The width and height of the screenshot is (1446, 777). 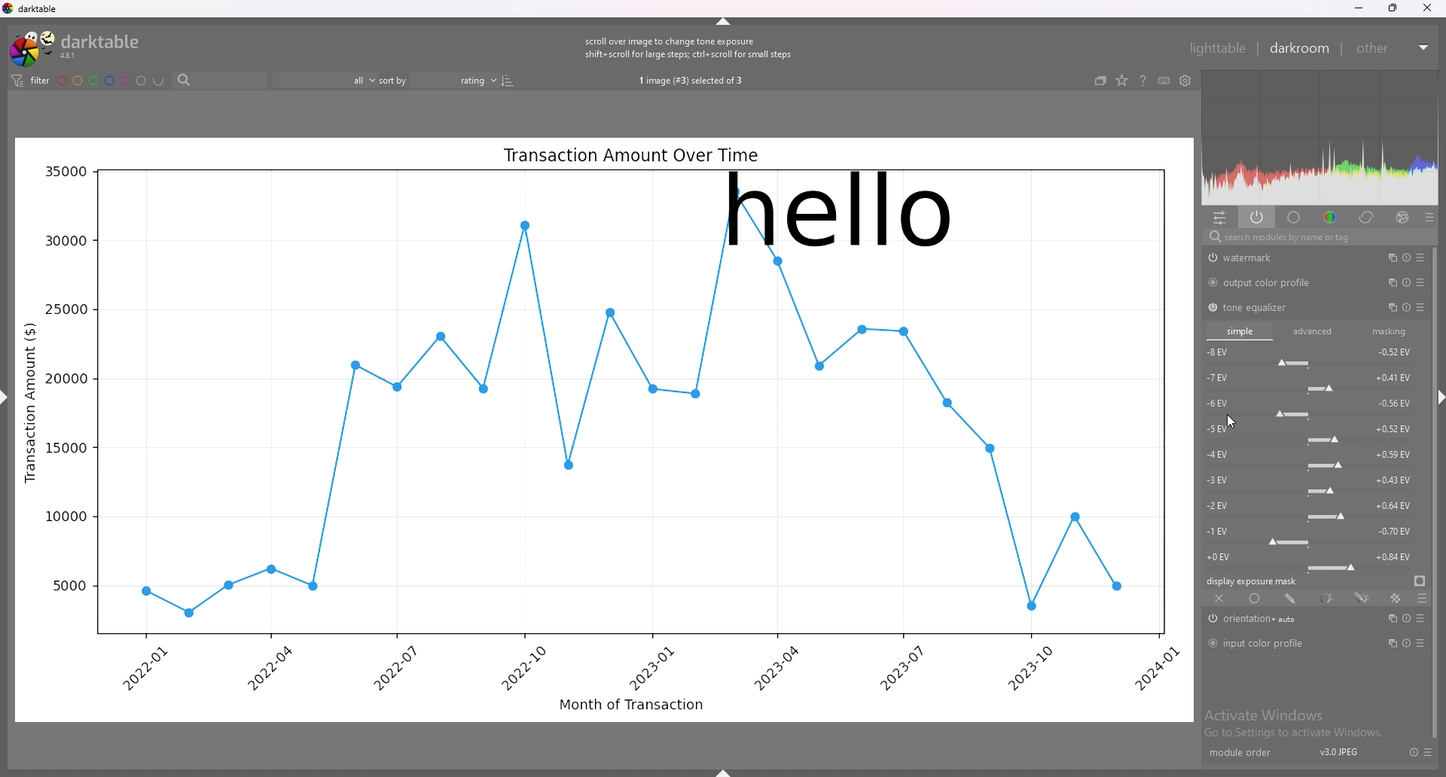 What do you see at coordinates (1219, 599) in the screenshot?
I see `off` at bounding box center [1219, 599].